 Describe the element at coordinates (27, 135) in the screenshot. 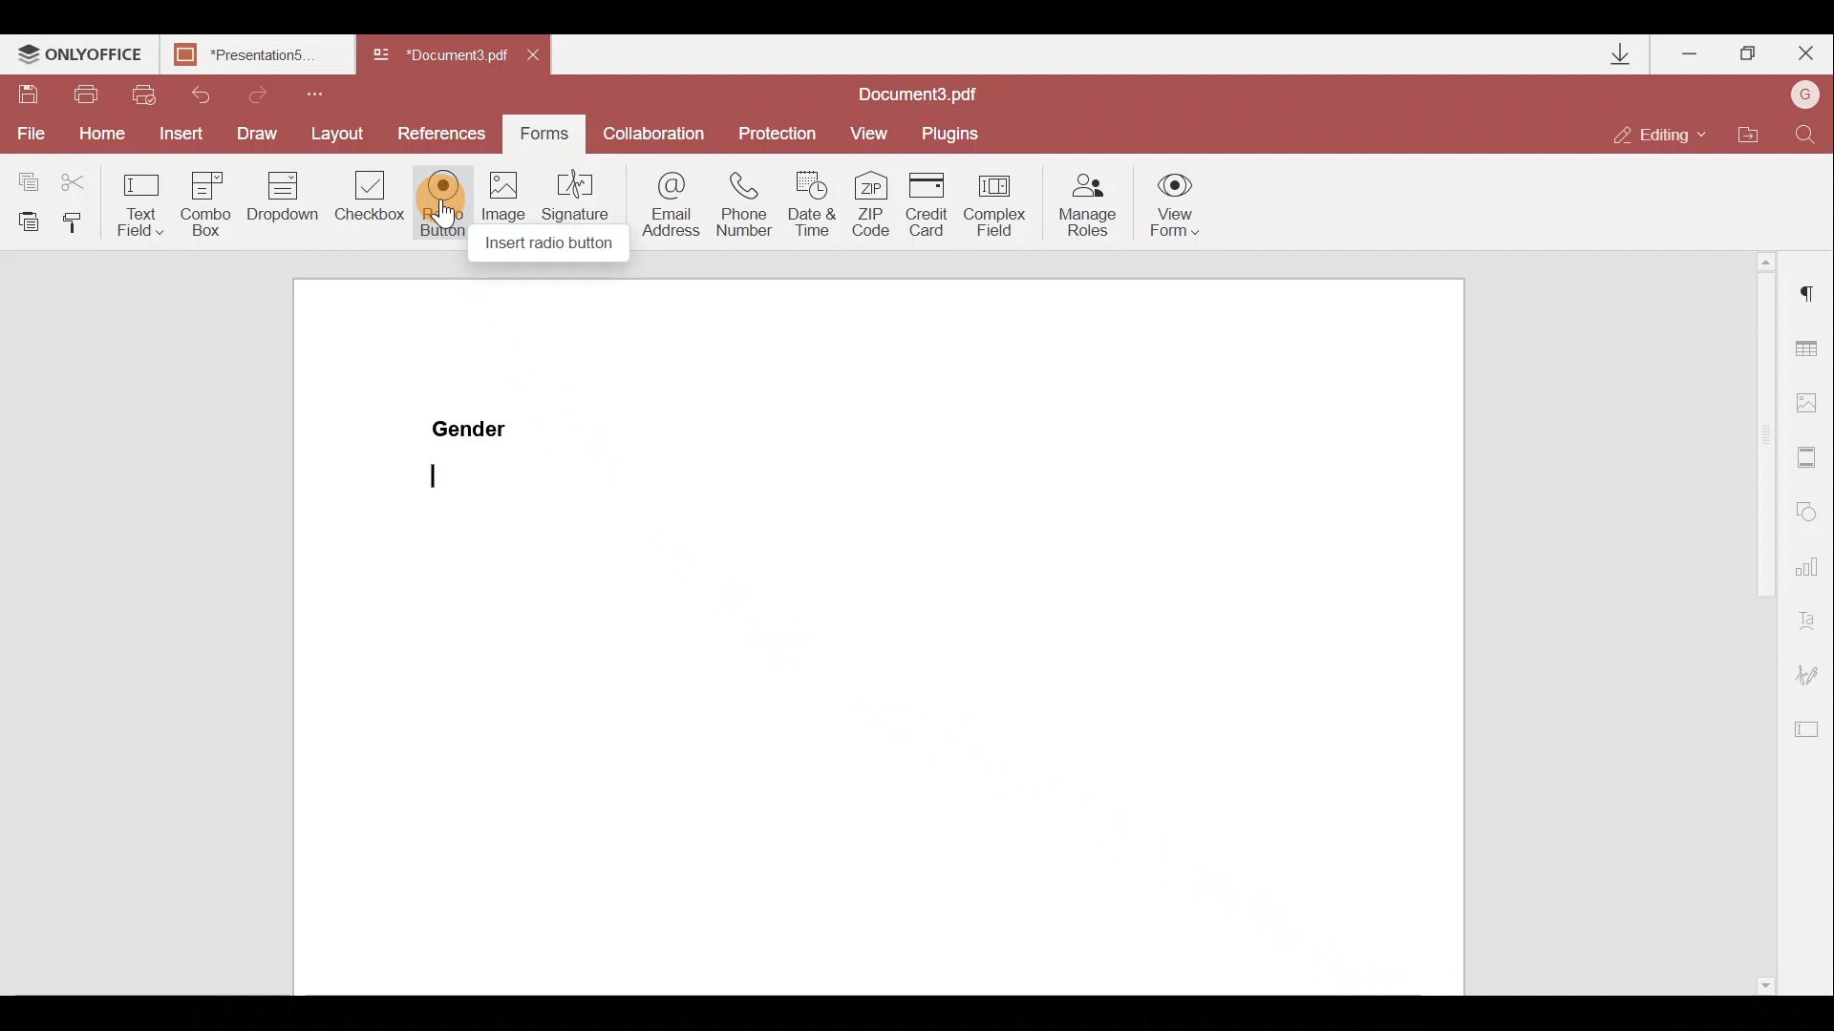

I see `File` at that location.